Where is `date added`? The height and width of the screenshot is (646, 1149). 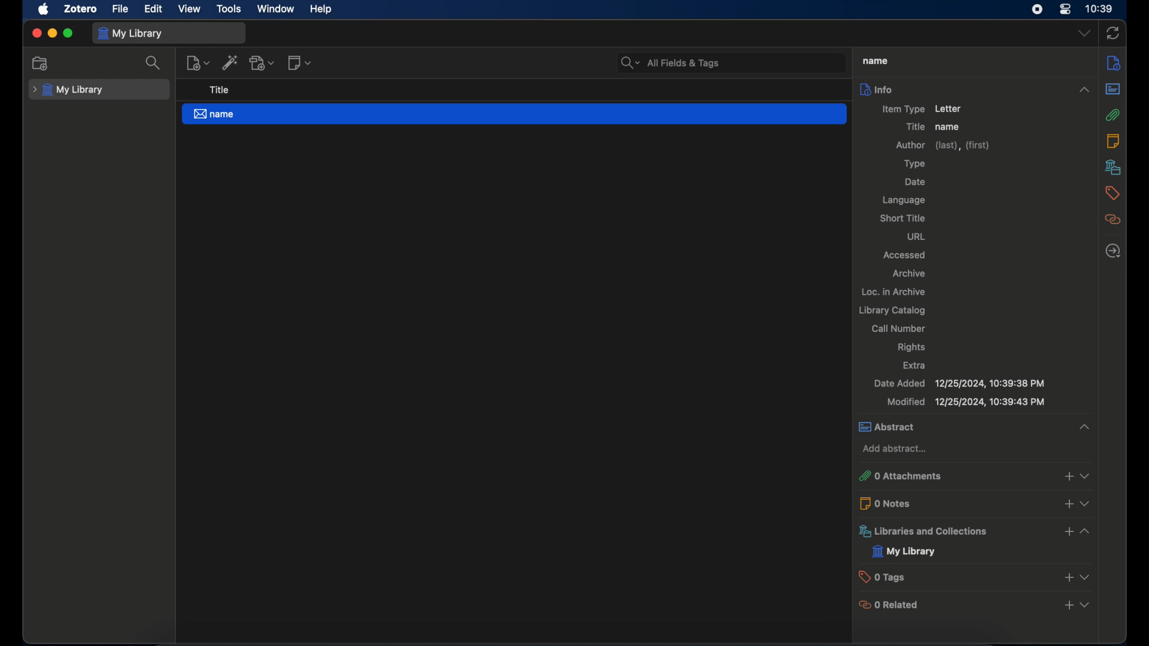 date added is located at coordinates (959, 383).